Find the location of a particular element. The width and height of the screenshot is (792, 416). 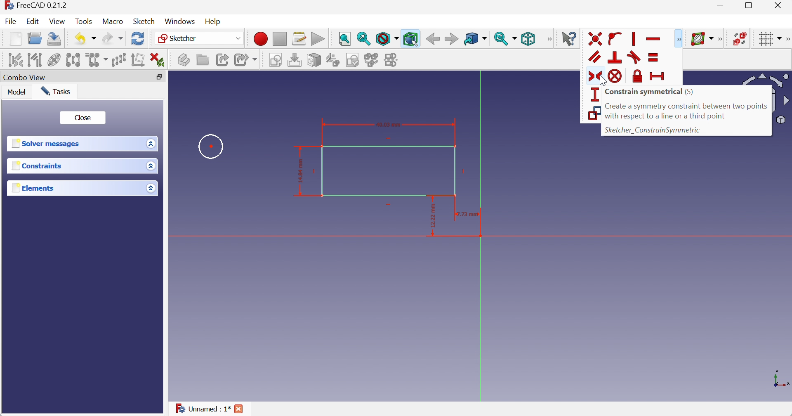

Make link is located at coordinates (223, 60).